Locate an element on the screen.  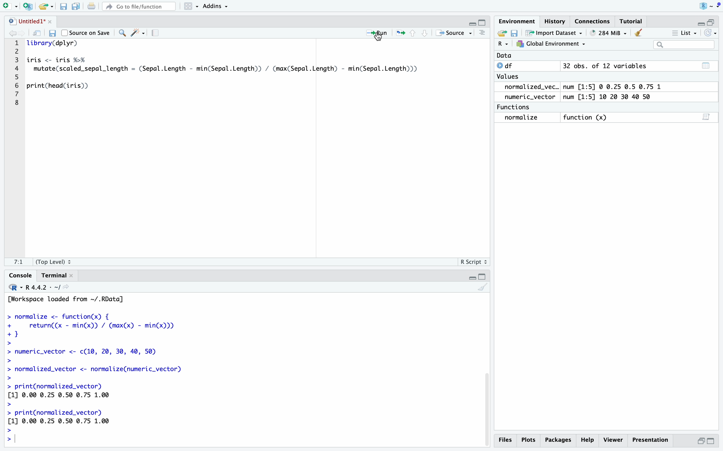
Untitled is located at coordinates (28, 21).